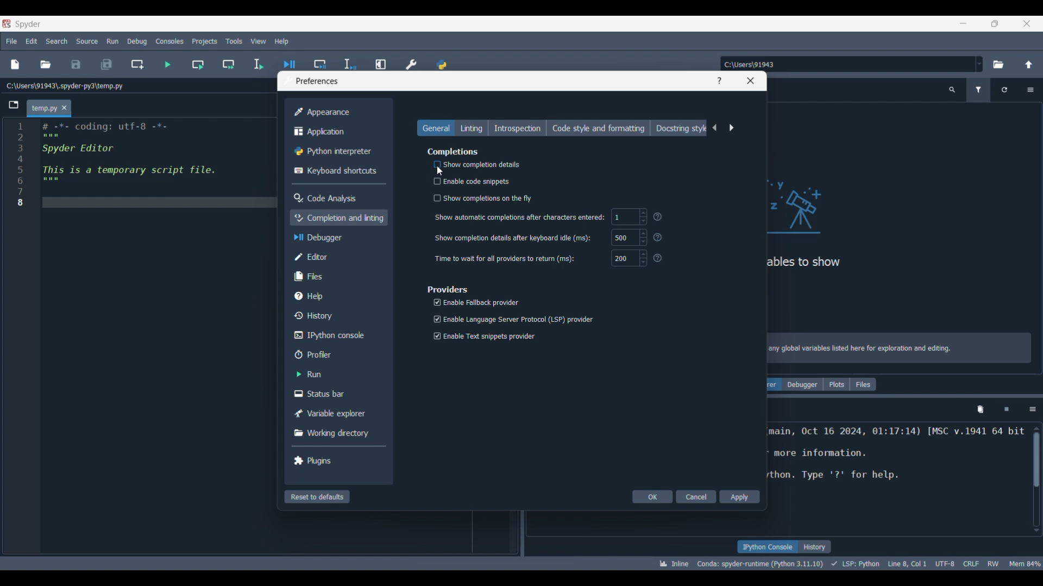  Describe the element at coordinates (64, 107) in the screenshot. I see `Close tab` at that location.